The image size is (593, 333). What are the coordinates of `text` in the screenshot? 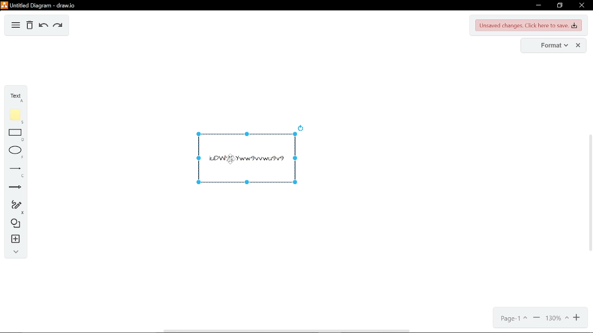 It's located at (14, 95).